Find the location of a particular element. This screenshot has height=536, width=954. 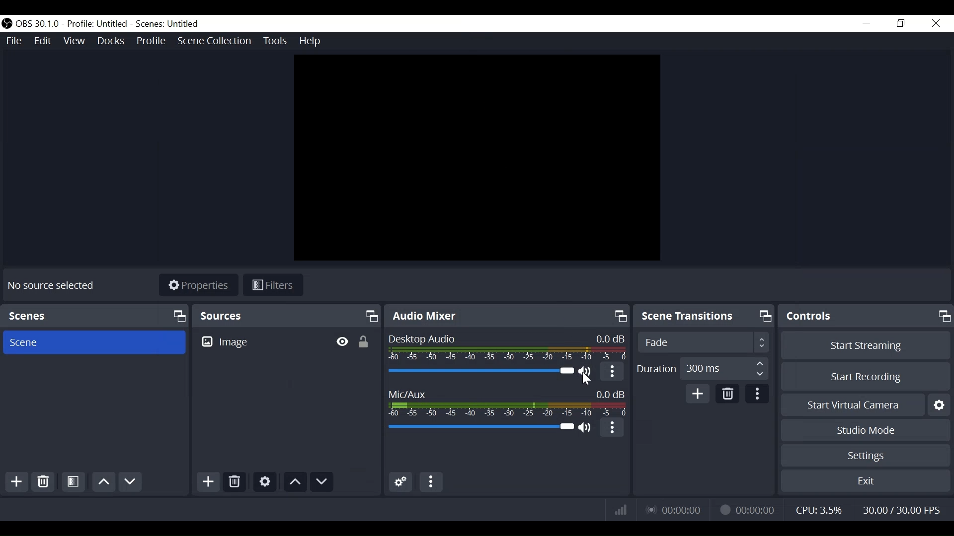

more Options is located at coordinates (757, 395).